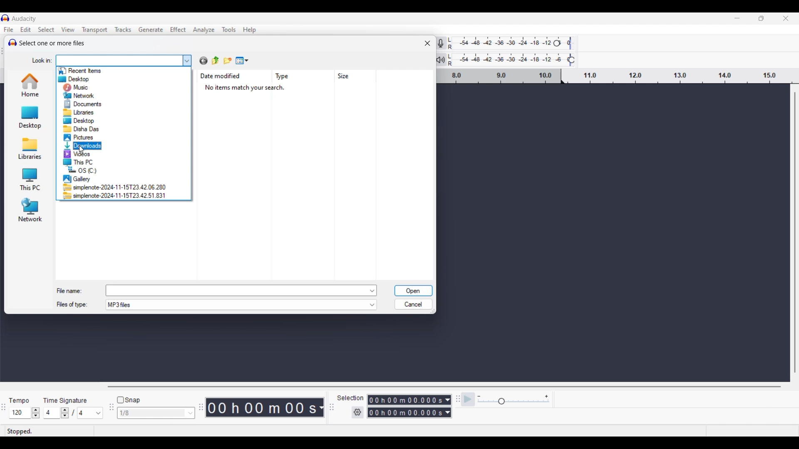  Describe the element at coordinates (20, 413) in the screenshot. I see `Type in tempo` at that location.